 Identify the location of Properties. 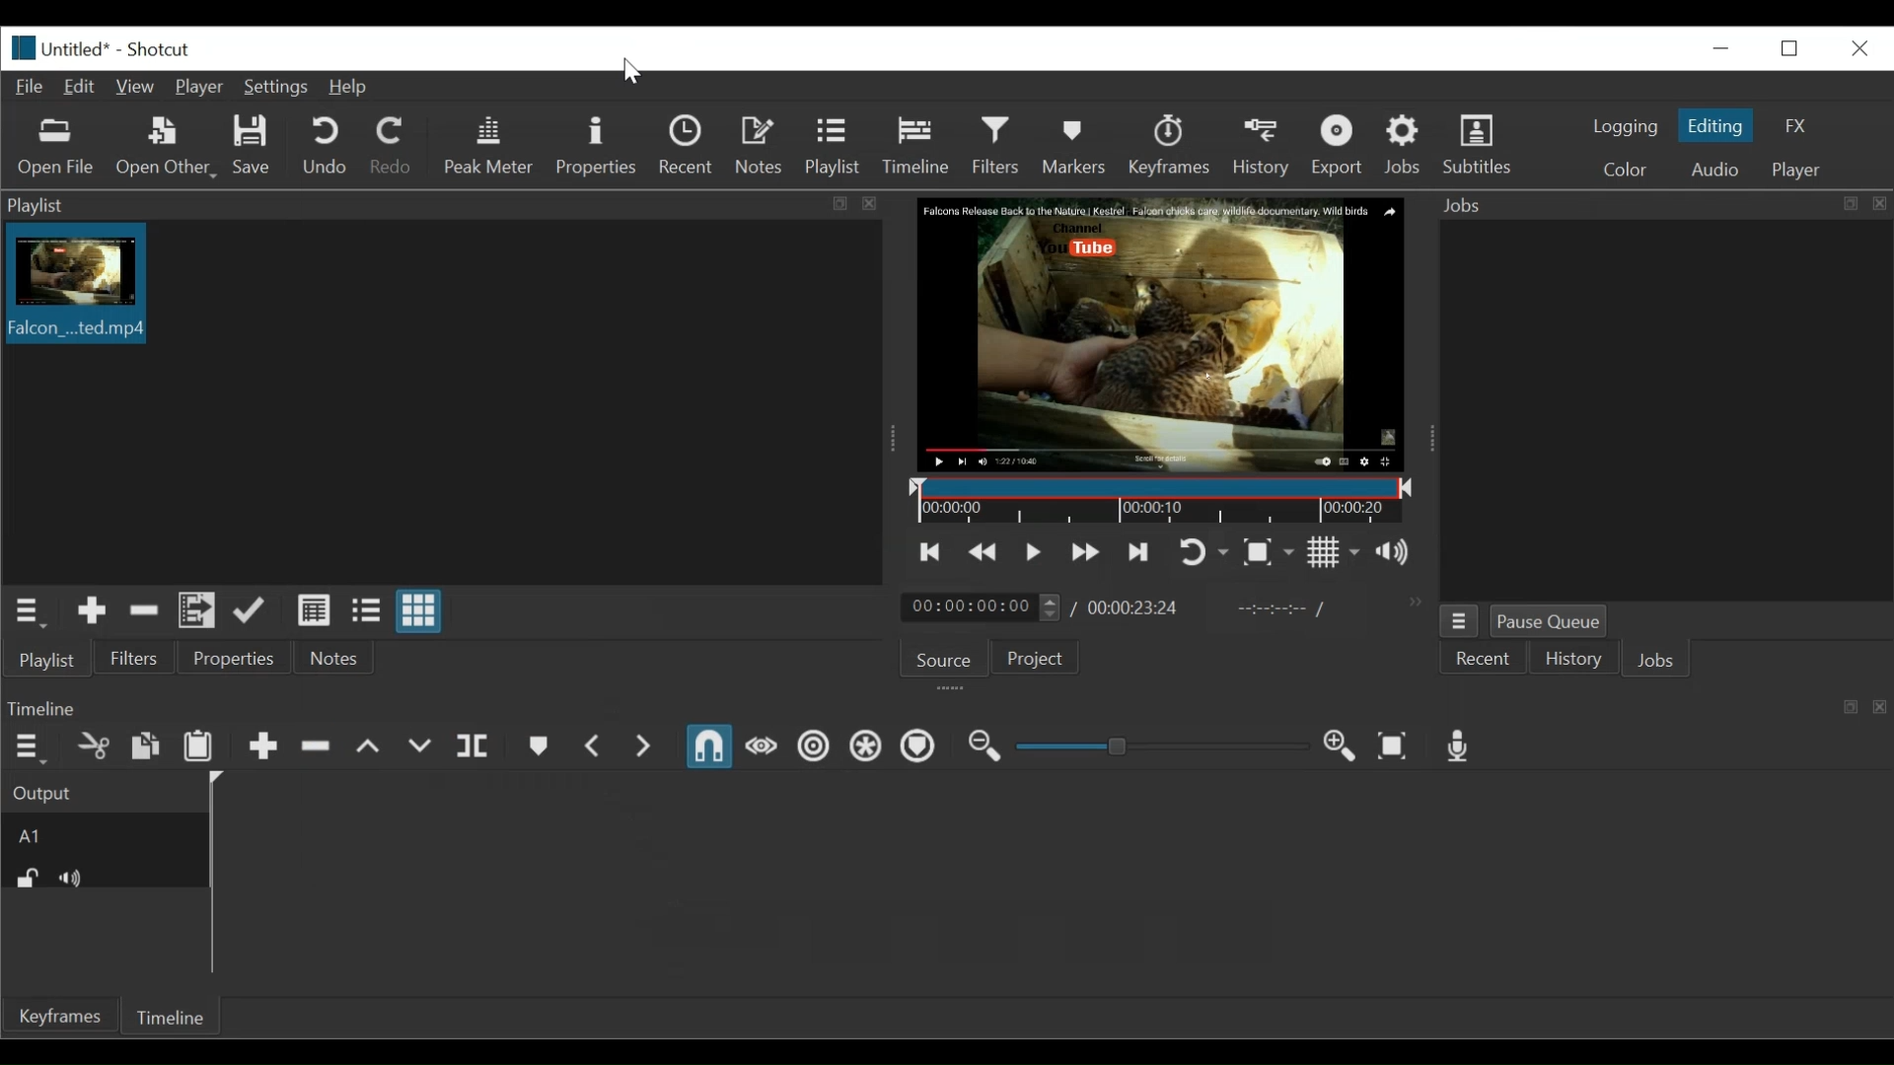
(599, 146).